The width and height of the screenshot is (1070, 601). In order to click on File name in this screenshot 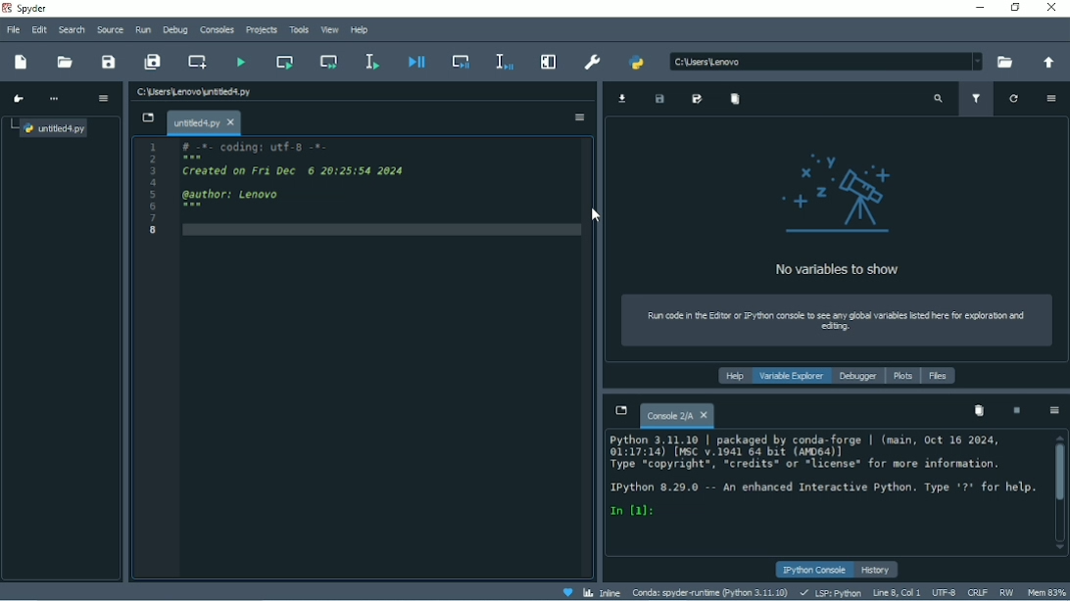, I will do `click(51, 128)`.